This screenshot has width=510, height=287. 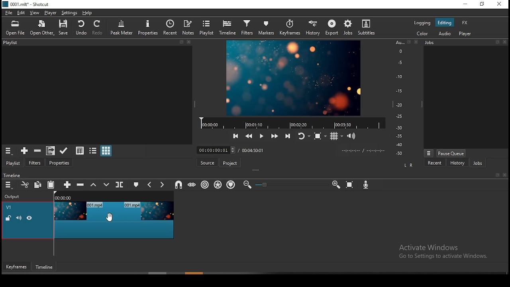 I want to click on zoom timeline out, so click(x=247, y=185).